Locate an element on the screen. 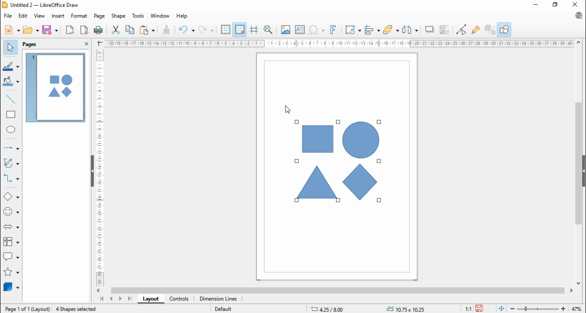 The width and height of the screenshot is (586, 313). -0.17x-0.17 is located at coordinates (404, 308).